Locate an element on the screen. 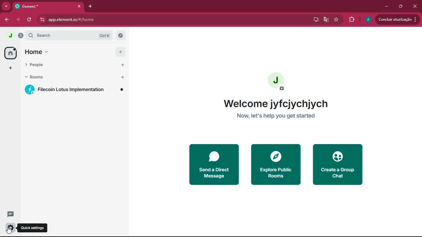  forward is located at coordinates (17, 19).